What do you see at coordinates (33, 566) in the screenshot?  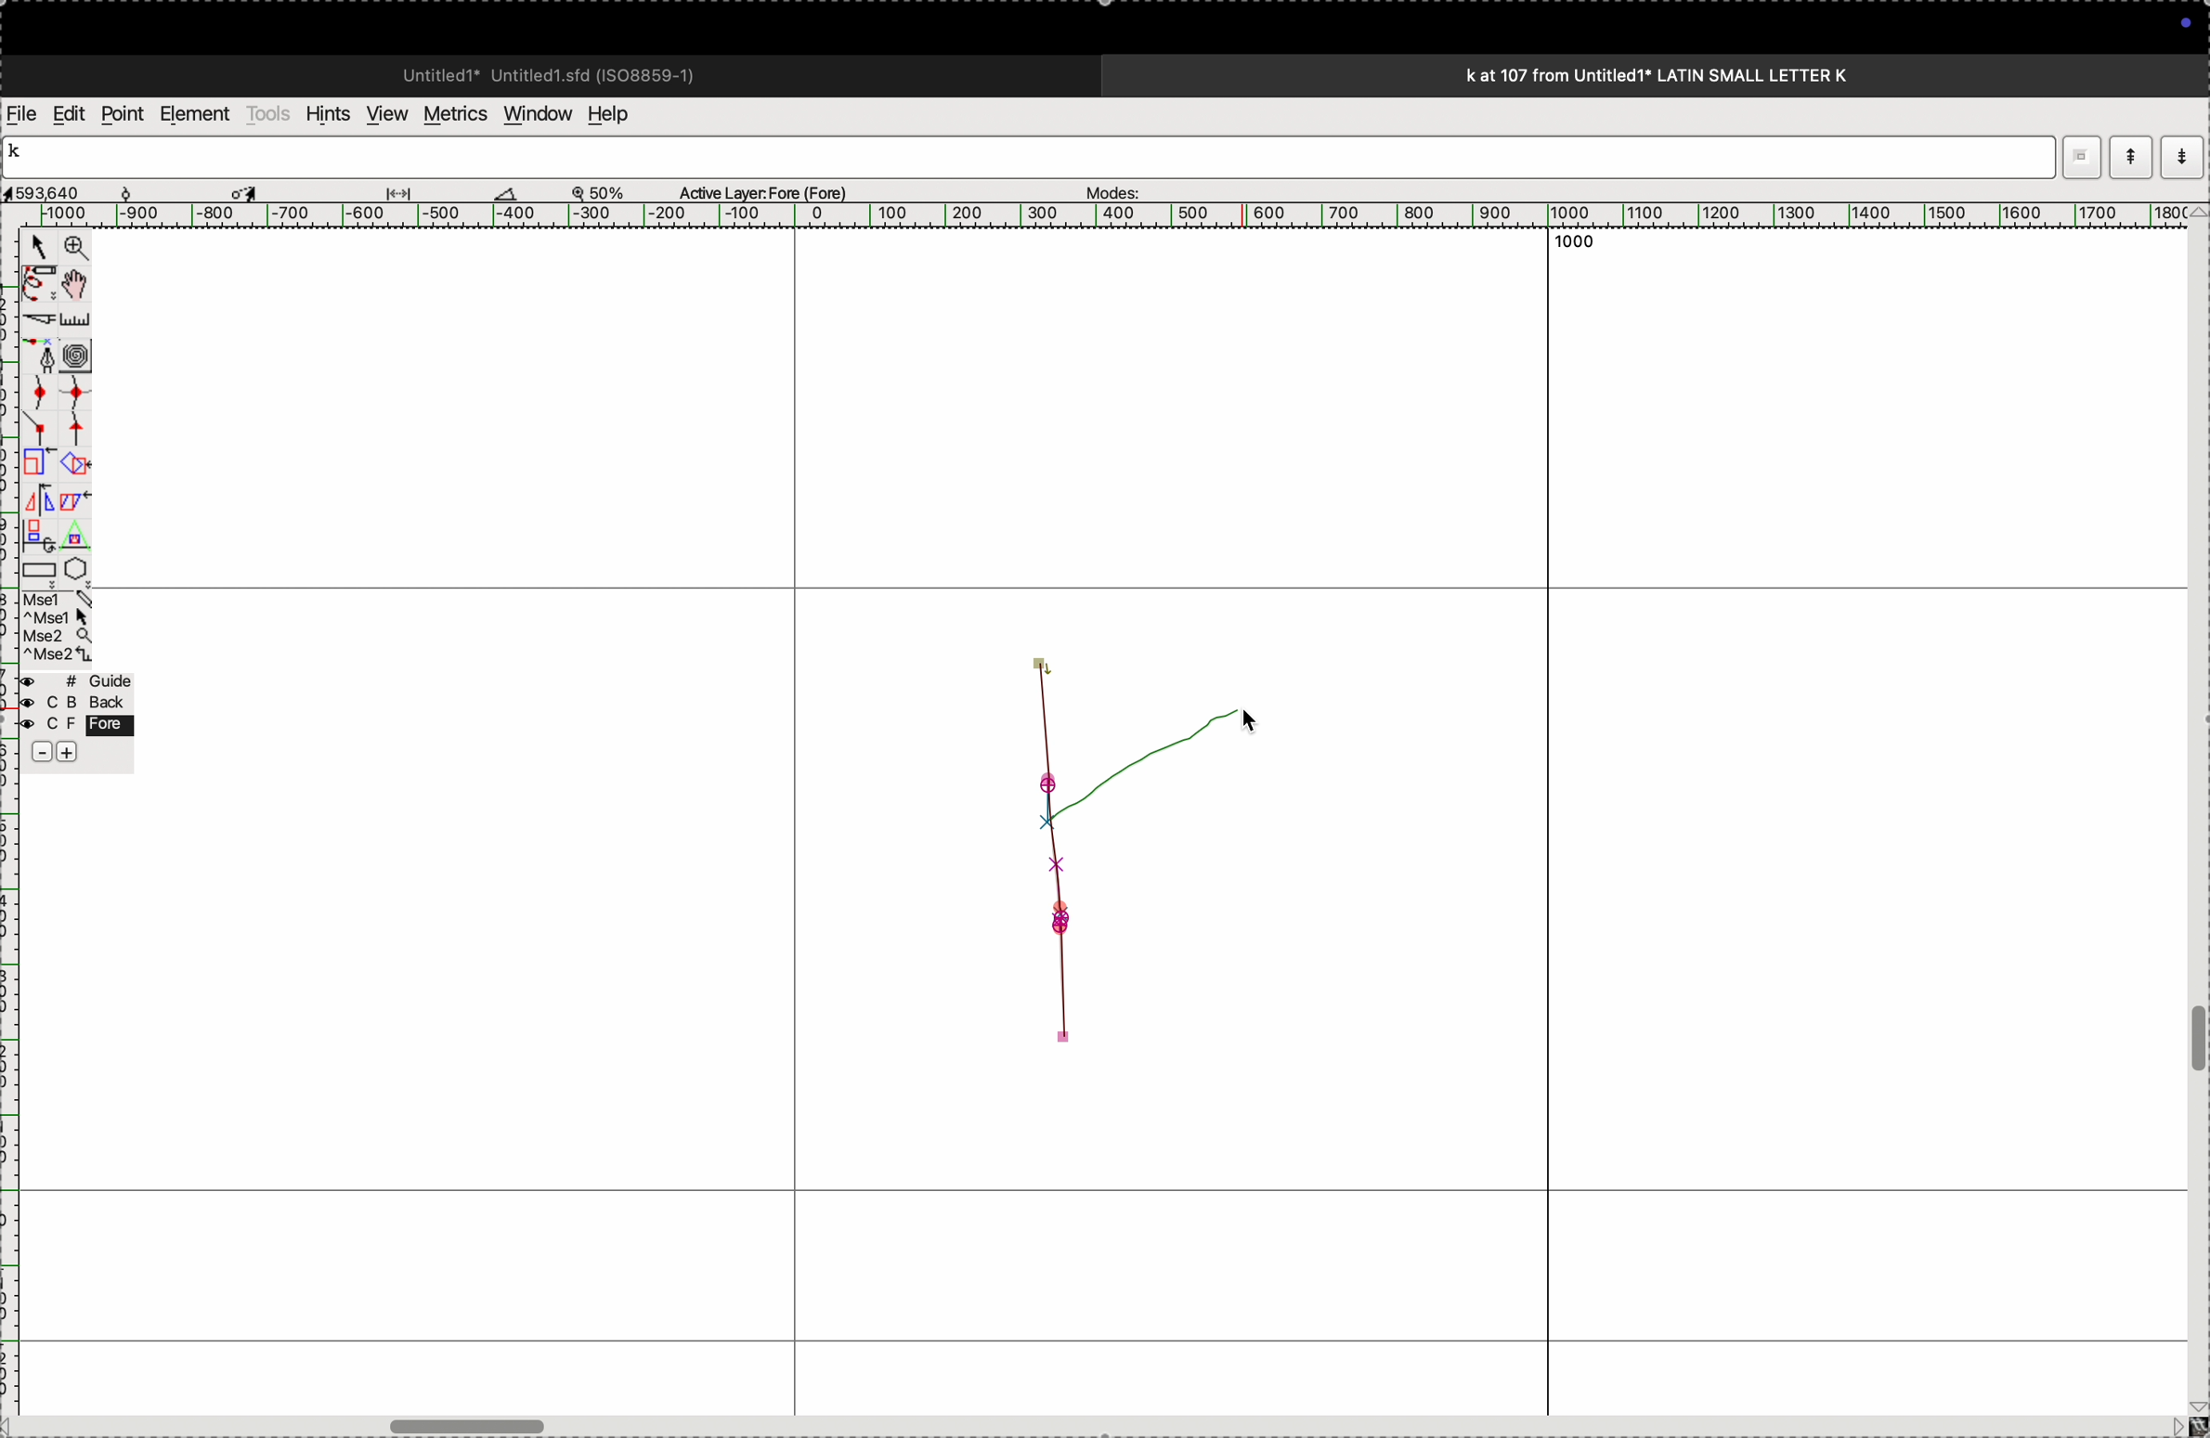 I see `rectangle` at bounding box center [33, 566].